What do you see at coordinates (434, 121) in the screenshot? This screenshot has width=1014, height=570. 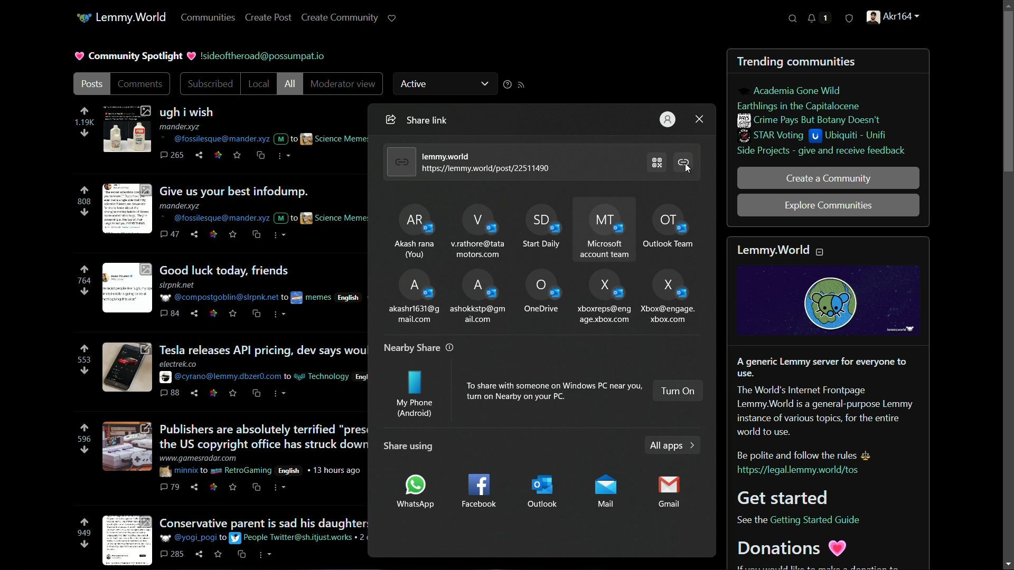 I see `Share link` at bounding box center [434, 121].